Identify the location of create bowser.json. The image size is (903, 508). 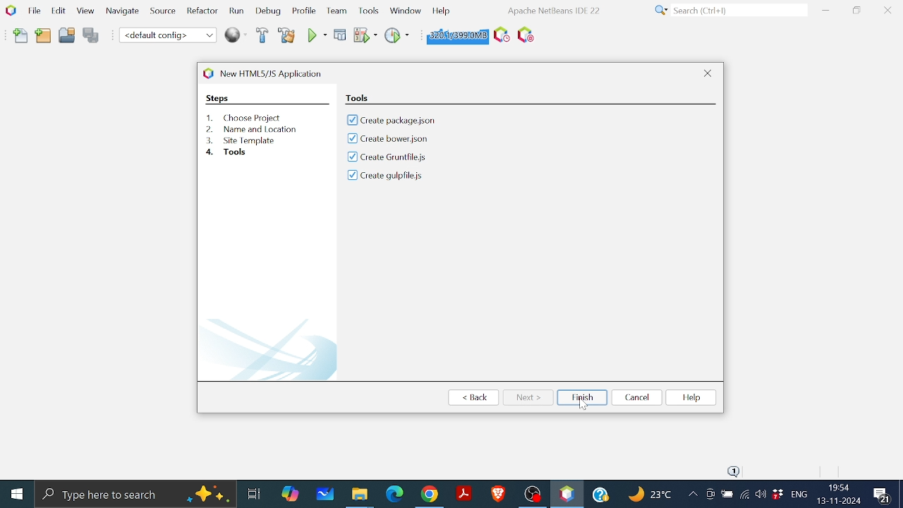
(402, 138).